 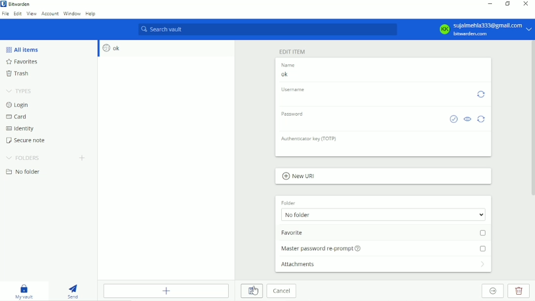 I want to click on select Folder, so click(x=384, y=215).